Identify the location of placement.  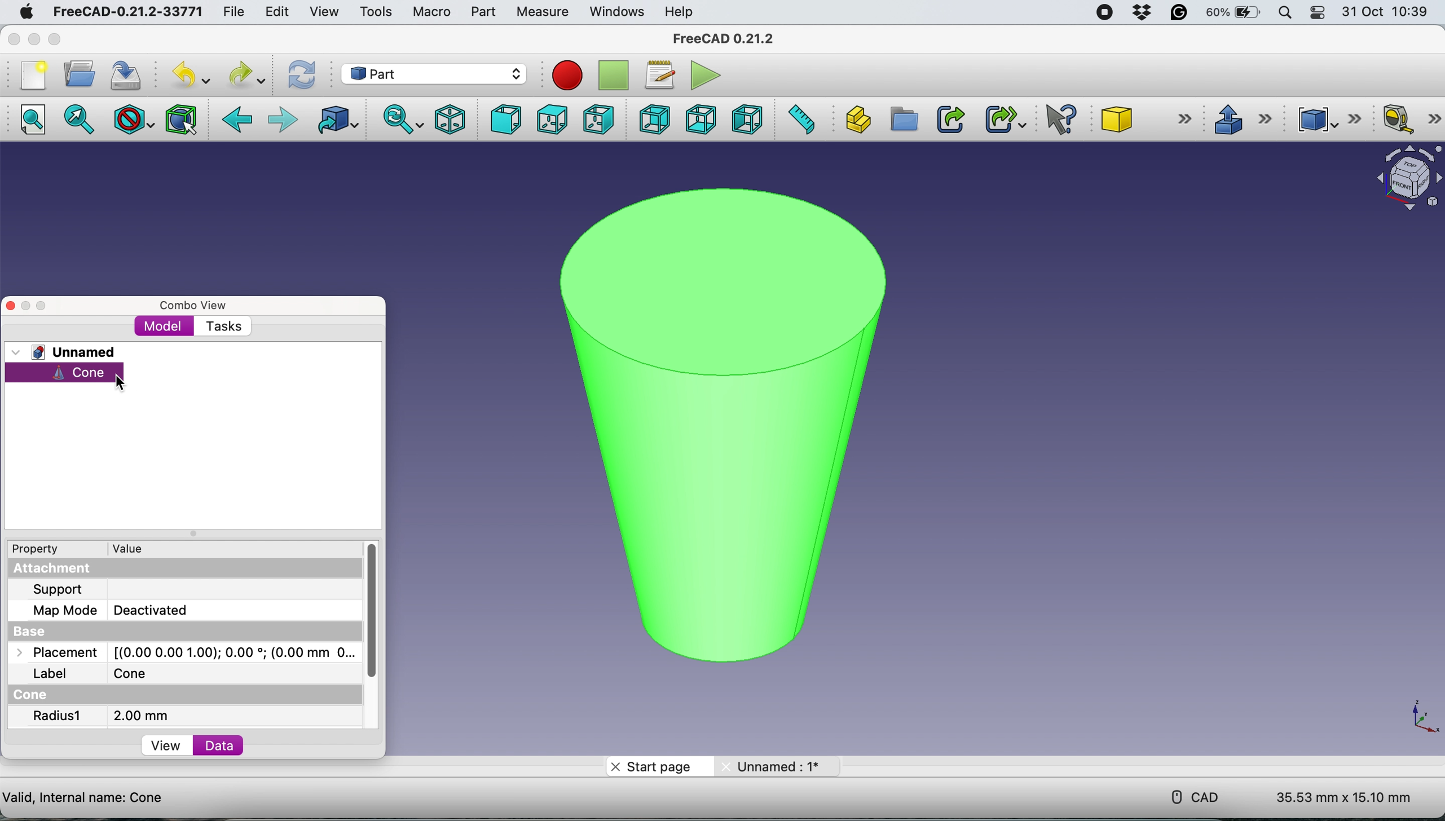
(180, 654).